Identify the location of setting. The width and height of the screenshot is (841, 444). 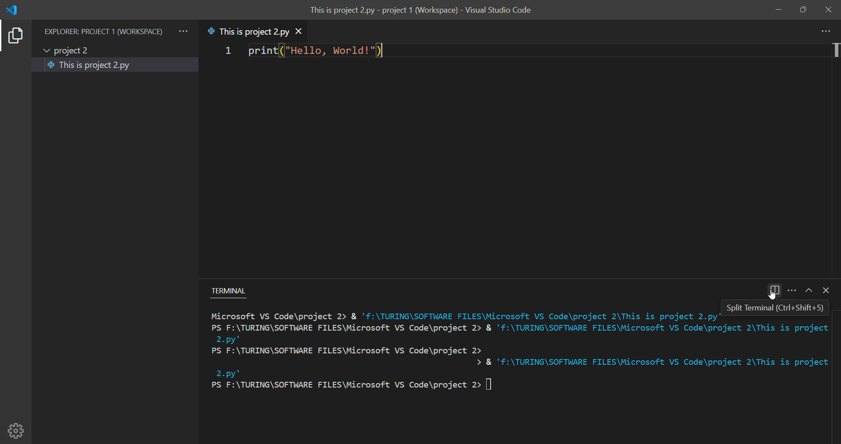
(17, 428).